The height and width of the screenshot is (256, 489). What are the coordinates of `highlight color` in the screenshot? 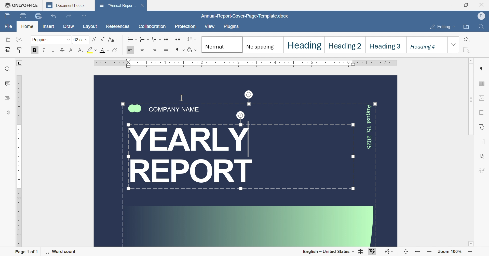 It's located at (92, 50).